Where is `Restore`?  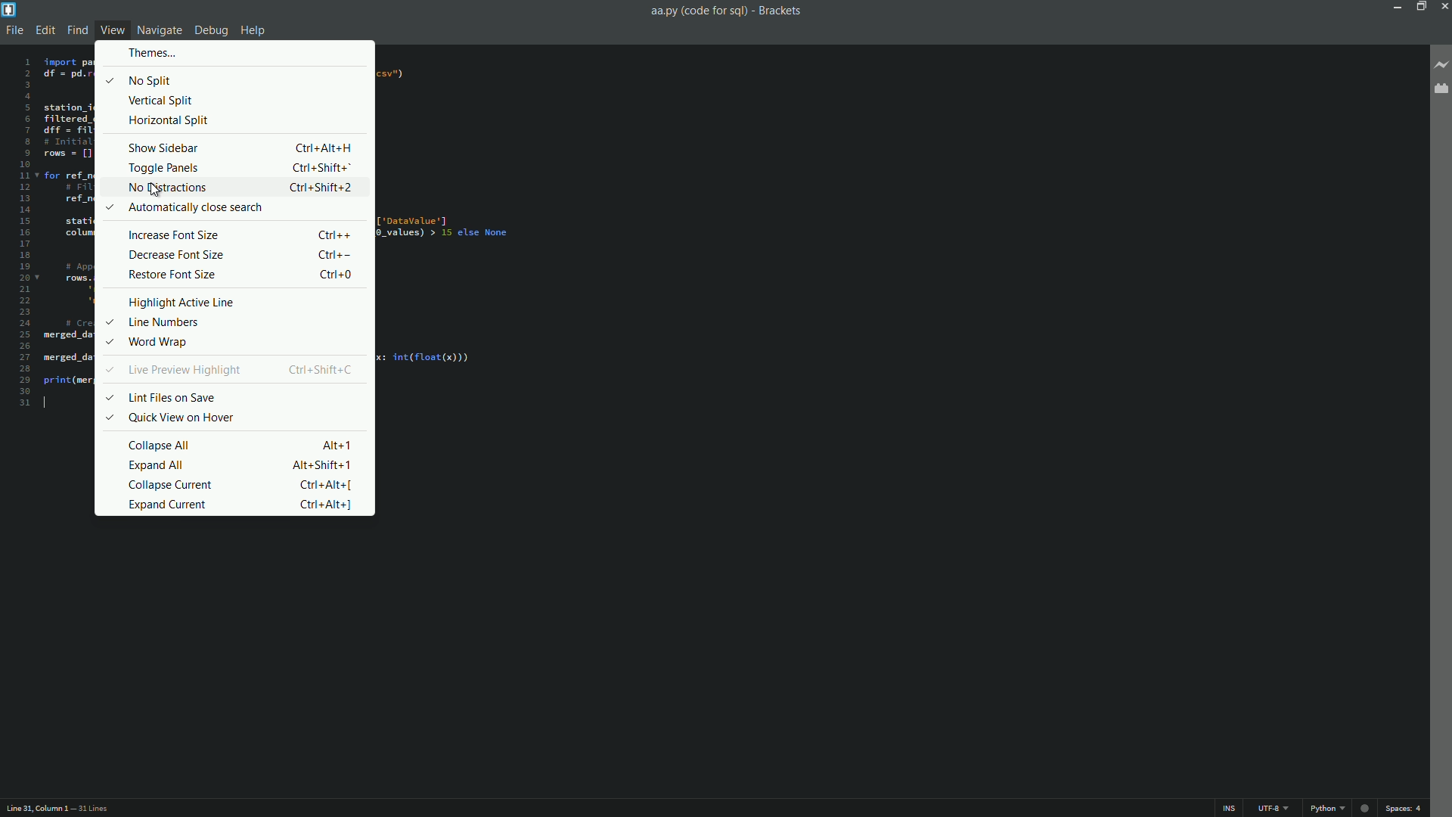 Restore is located at coordinates (1422, 6).